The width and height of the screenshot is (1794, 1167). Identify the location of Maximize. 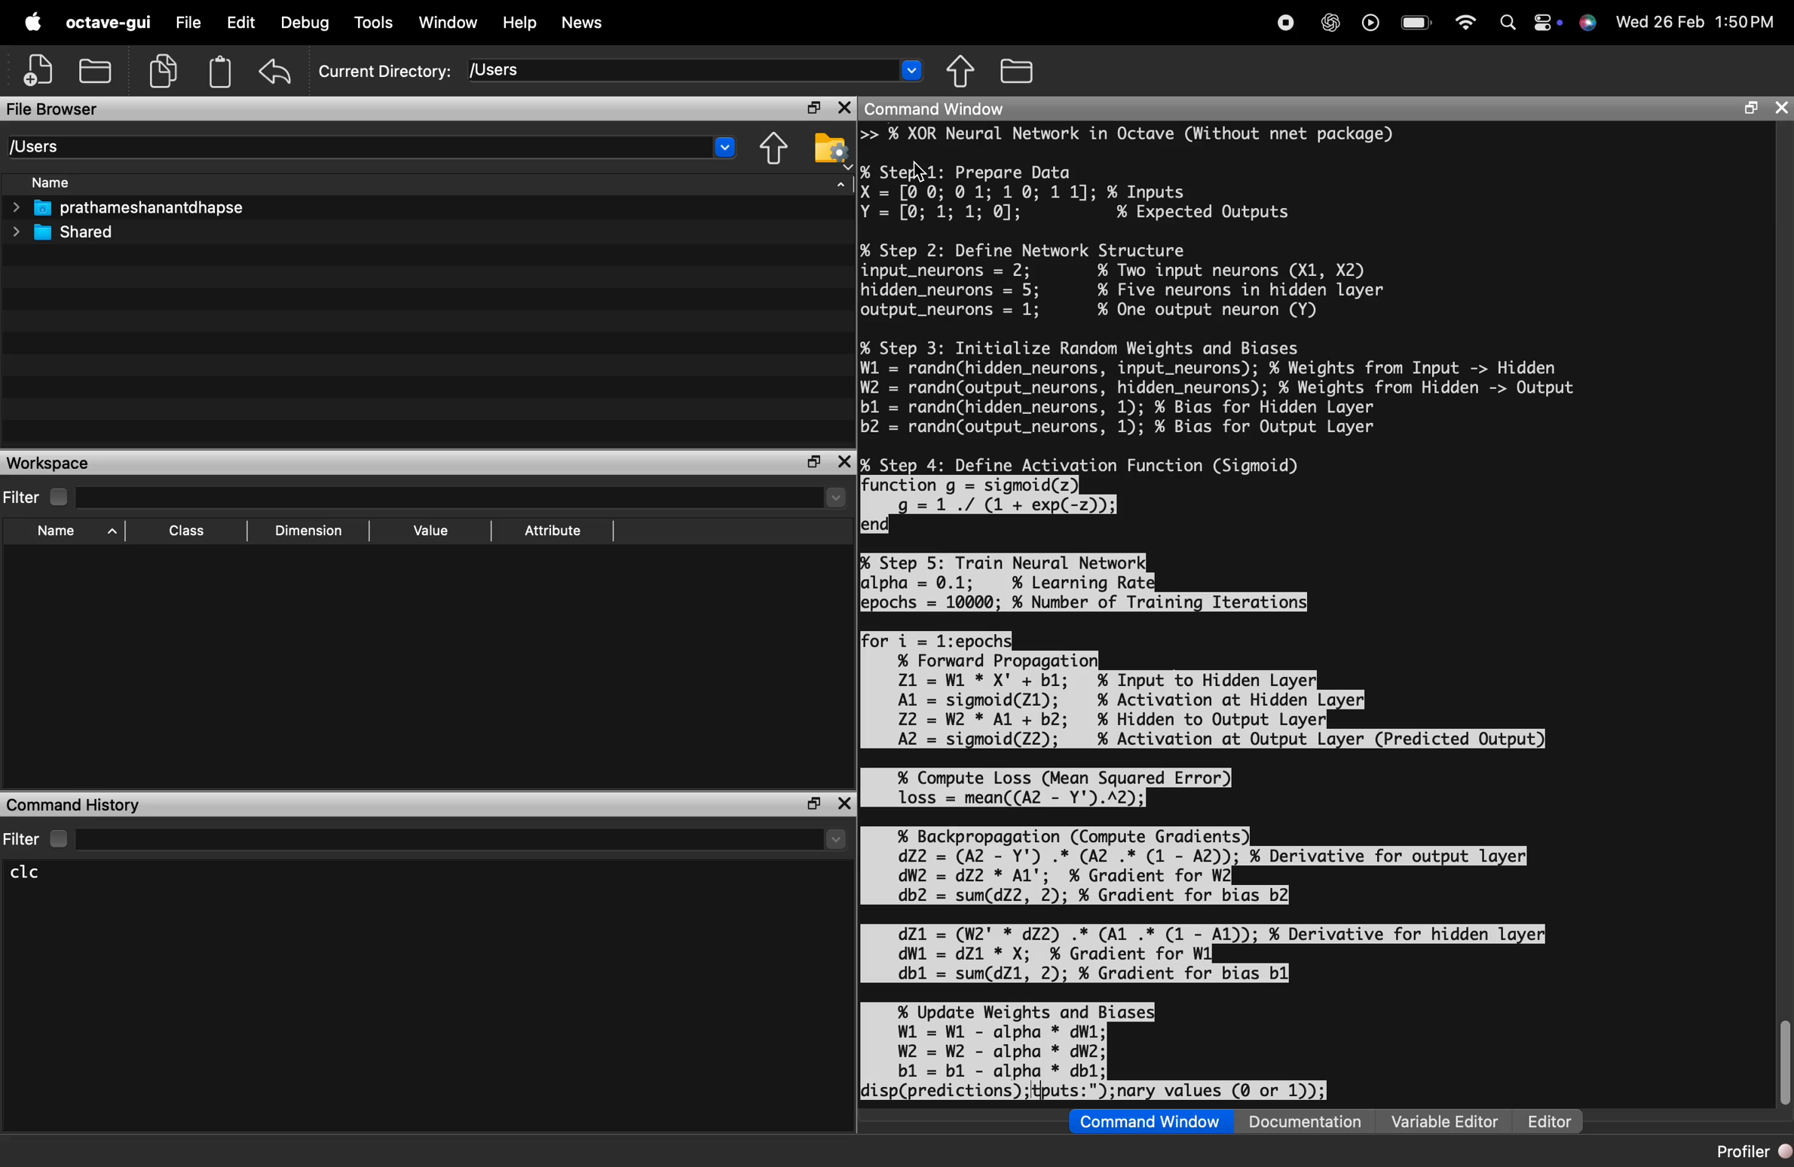
(811, 109).